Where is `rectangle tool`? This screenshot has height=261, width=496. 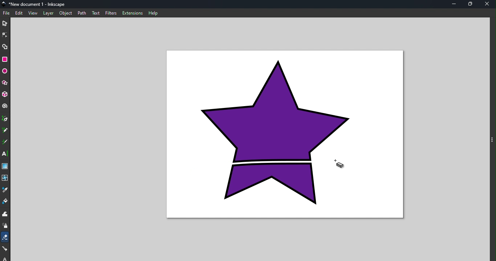 rectangle tool is located at coordinates (5, 59).